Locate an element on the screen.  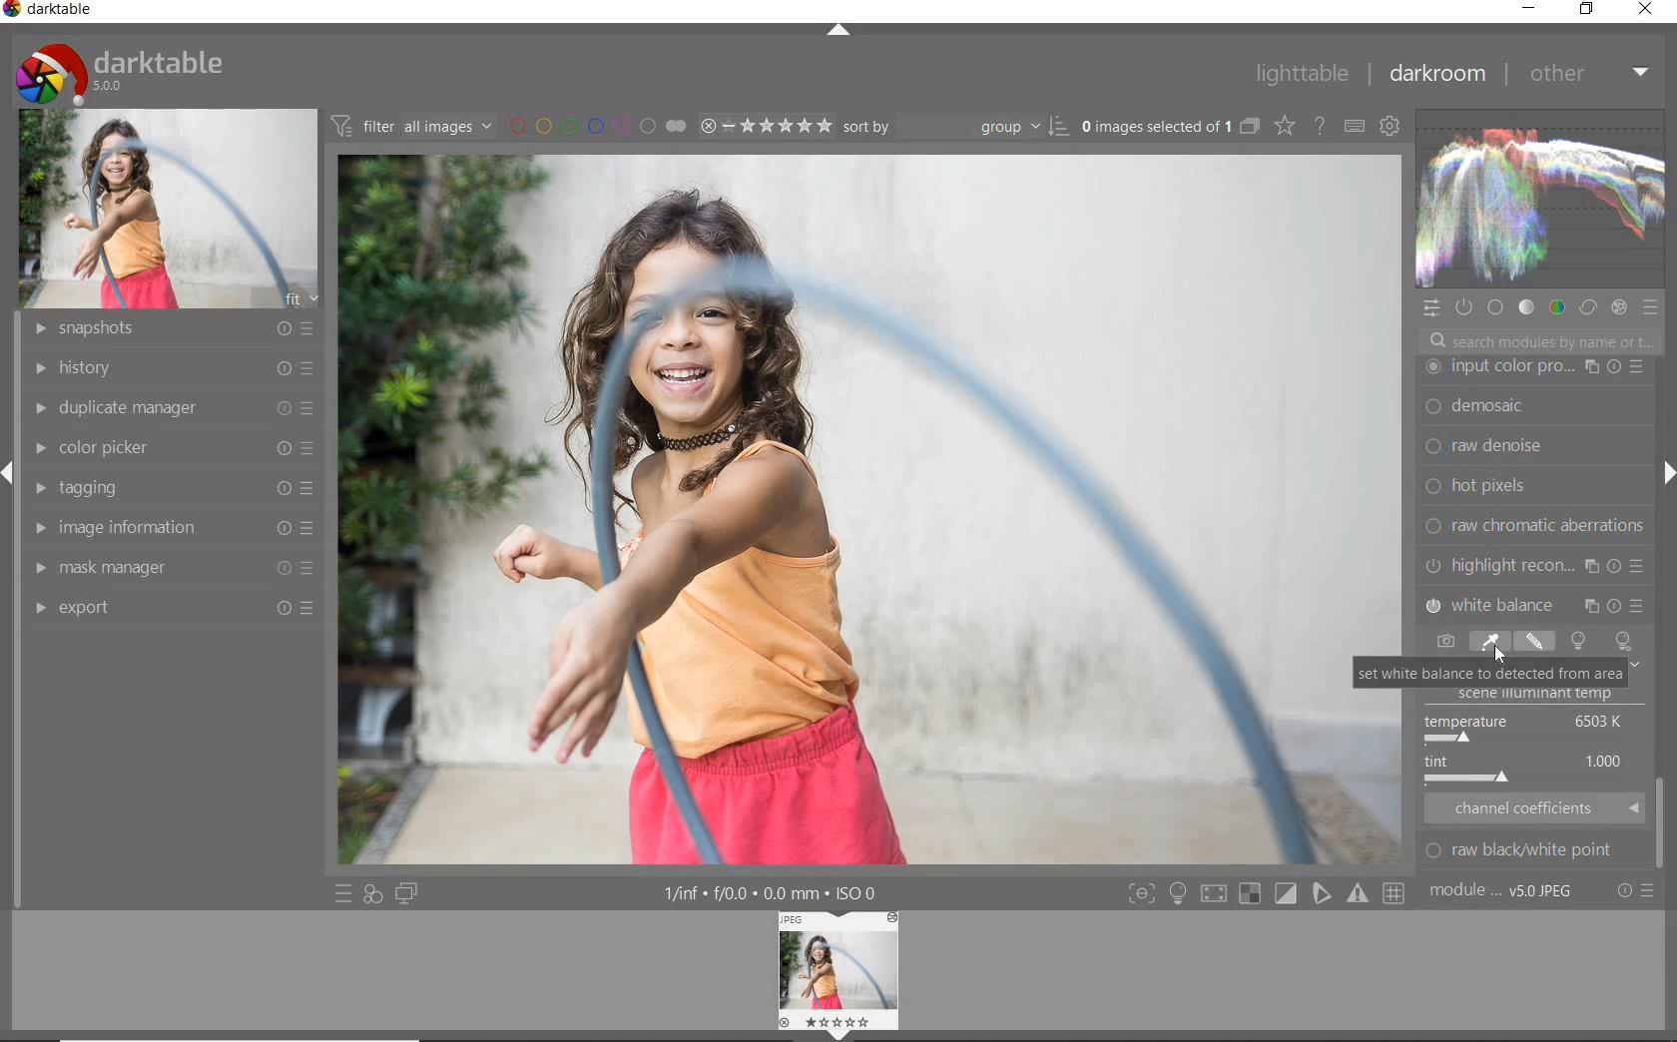
duplicate manager is located at coordinates (170, 405).